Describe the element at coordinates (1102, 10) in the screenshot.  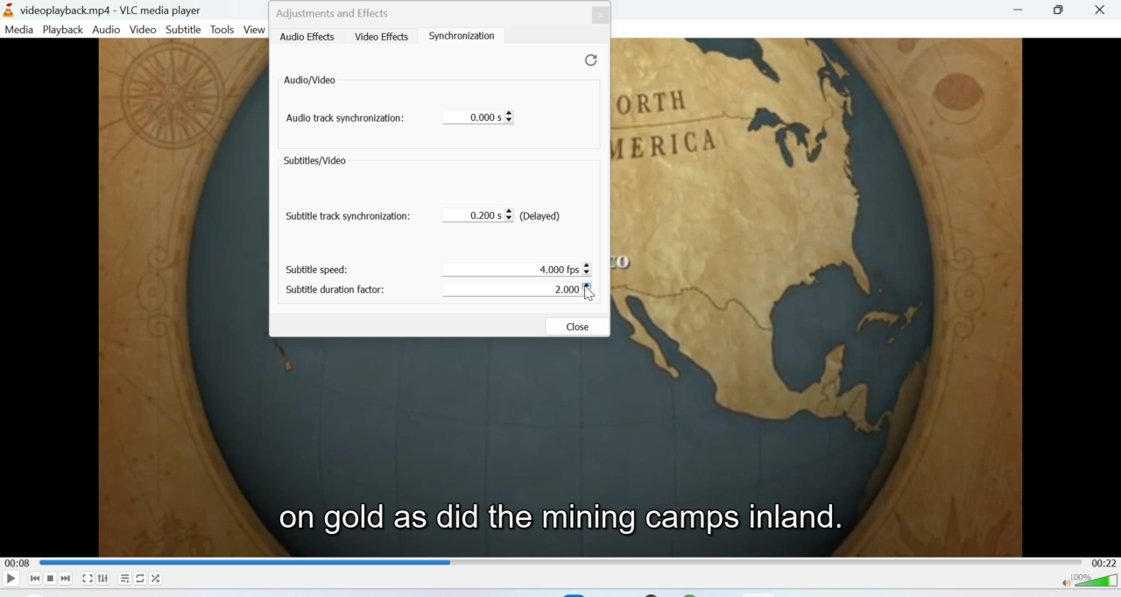
I see `Close` at that location.